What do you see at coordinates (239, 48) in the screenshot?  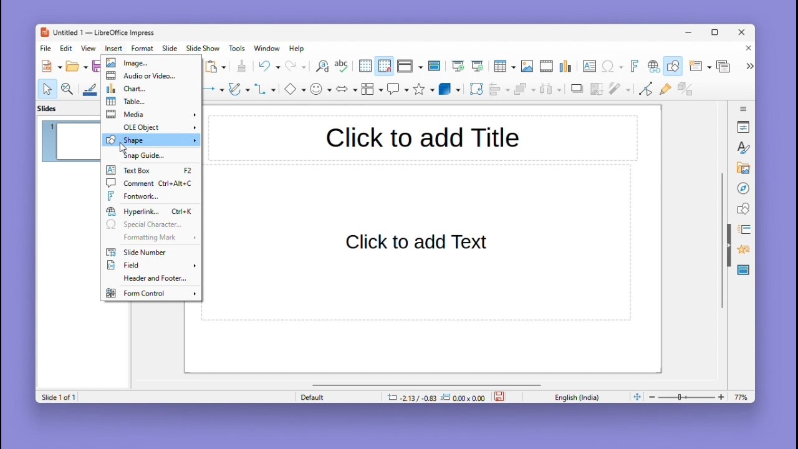 I see `Tools` at bounding box center [239, 48].